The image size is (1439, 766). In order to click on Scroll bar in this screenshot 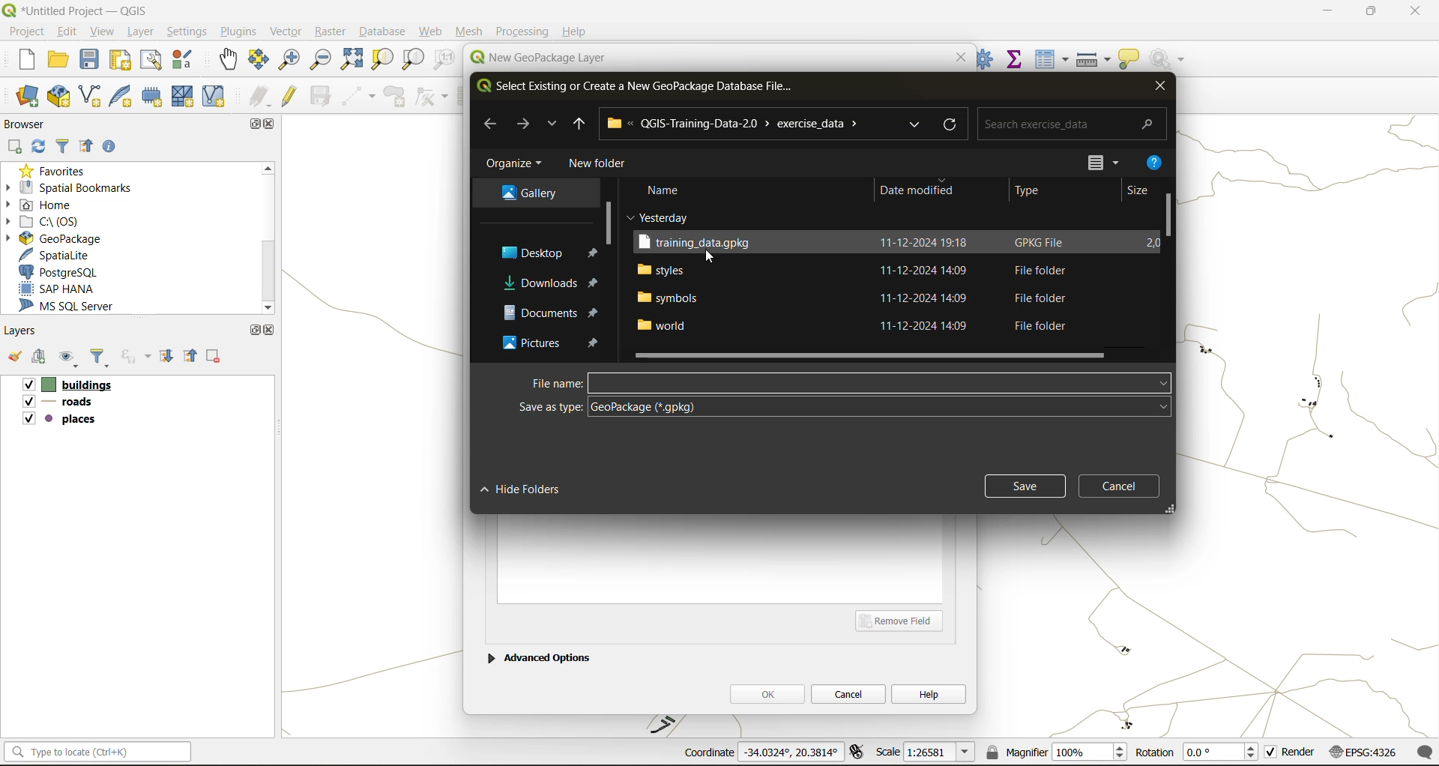, I will do `click(266, 238)`.